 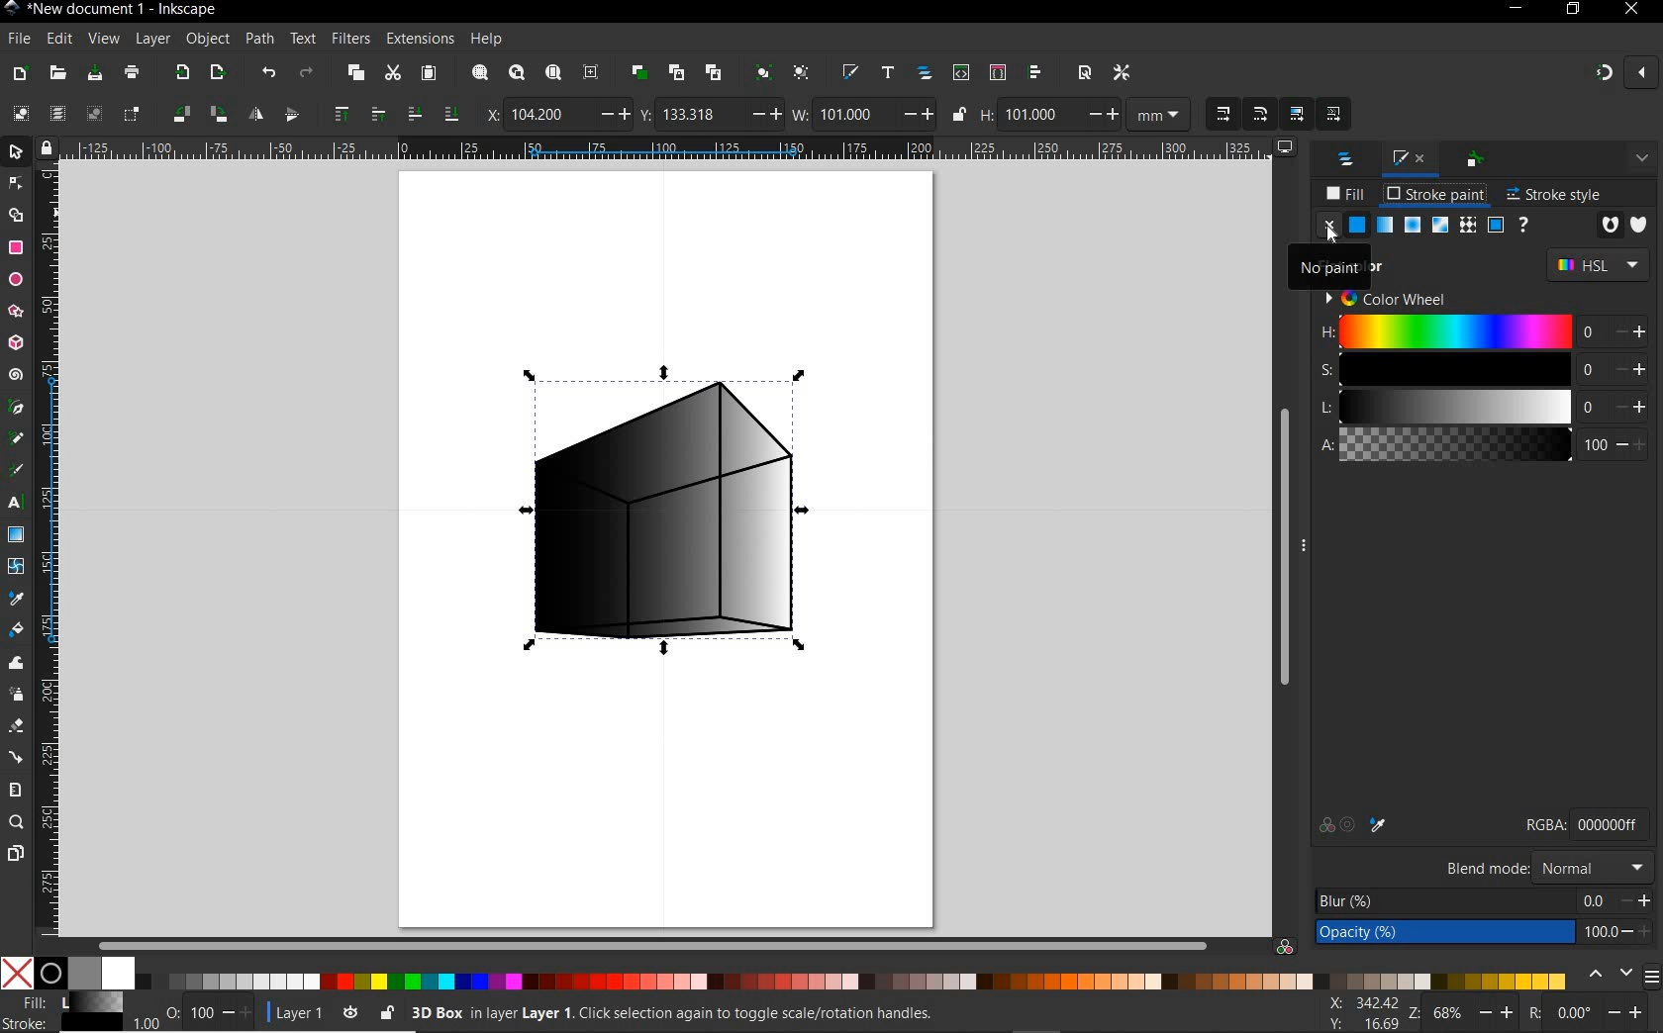 What do you see at coordinates (1416, 1015) in the screenshot?
I see `ZOOM` at bounding box center [1416, 1015].